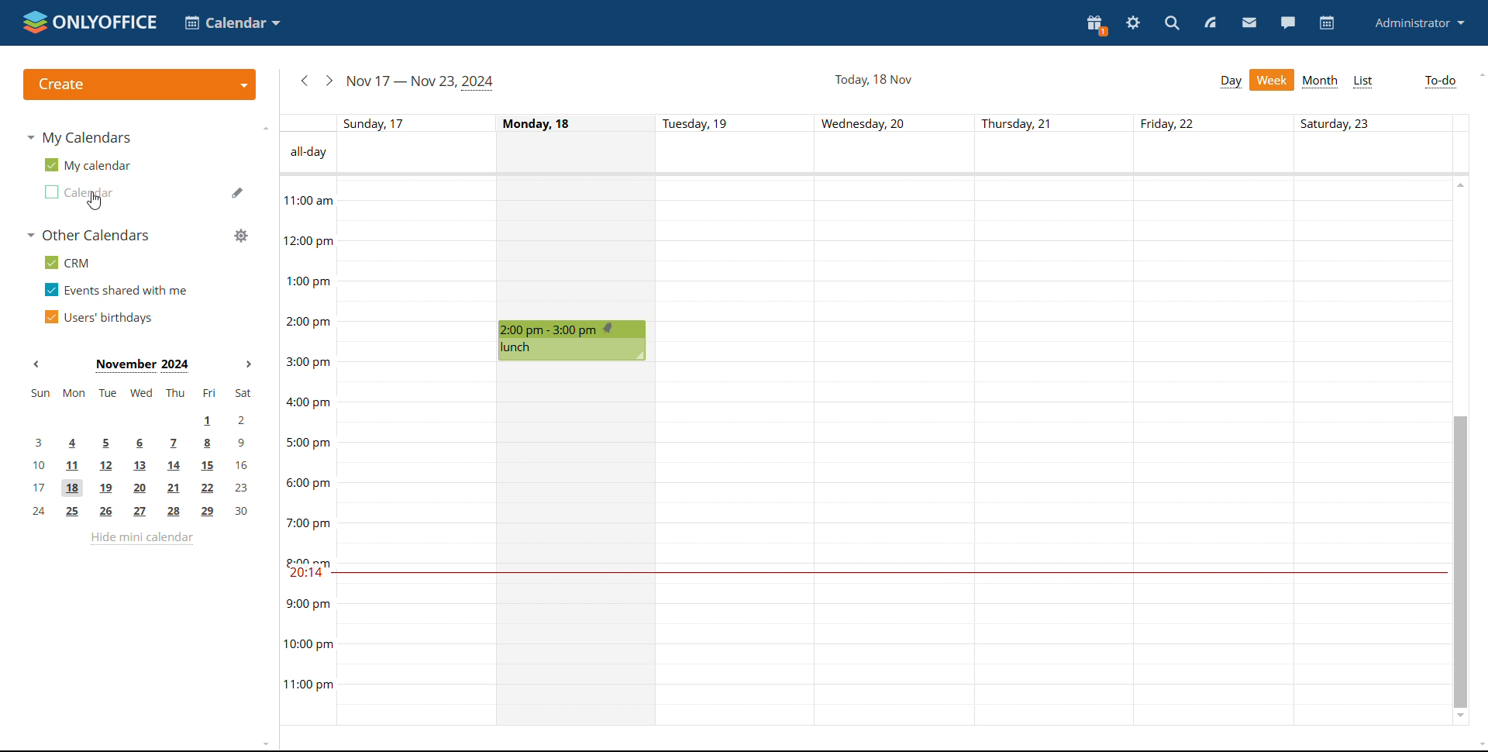  What do you see at coordinates (1249, 24) in the screenshot?
I see `mail` at bounding box center [1249, 24].